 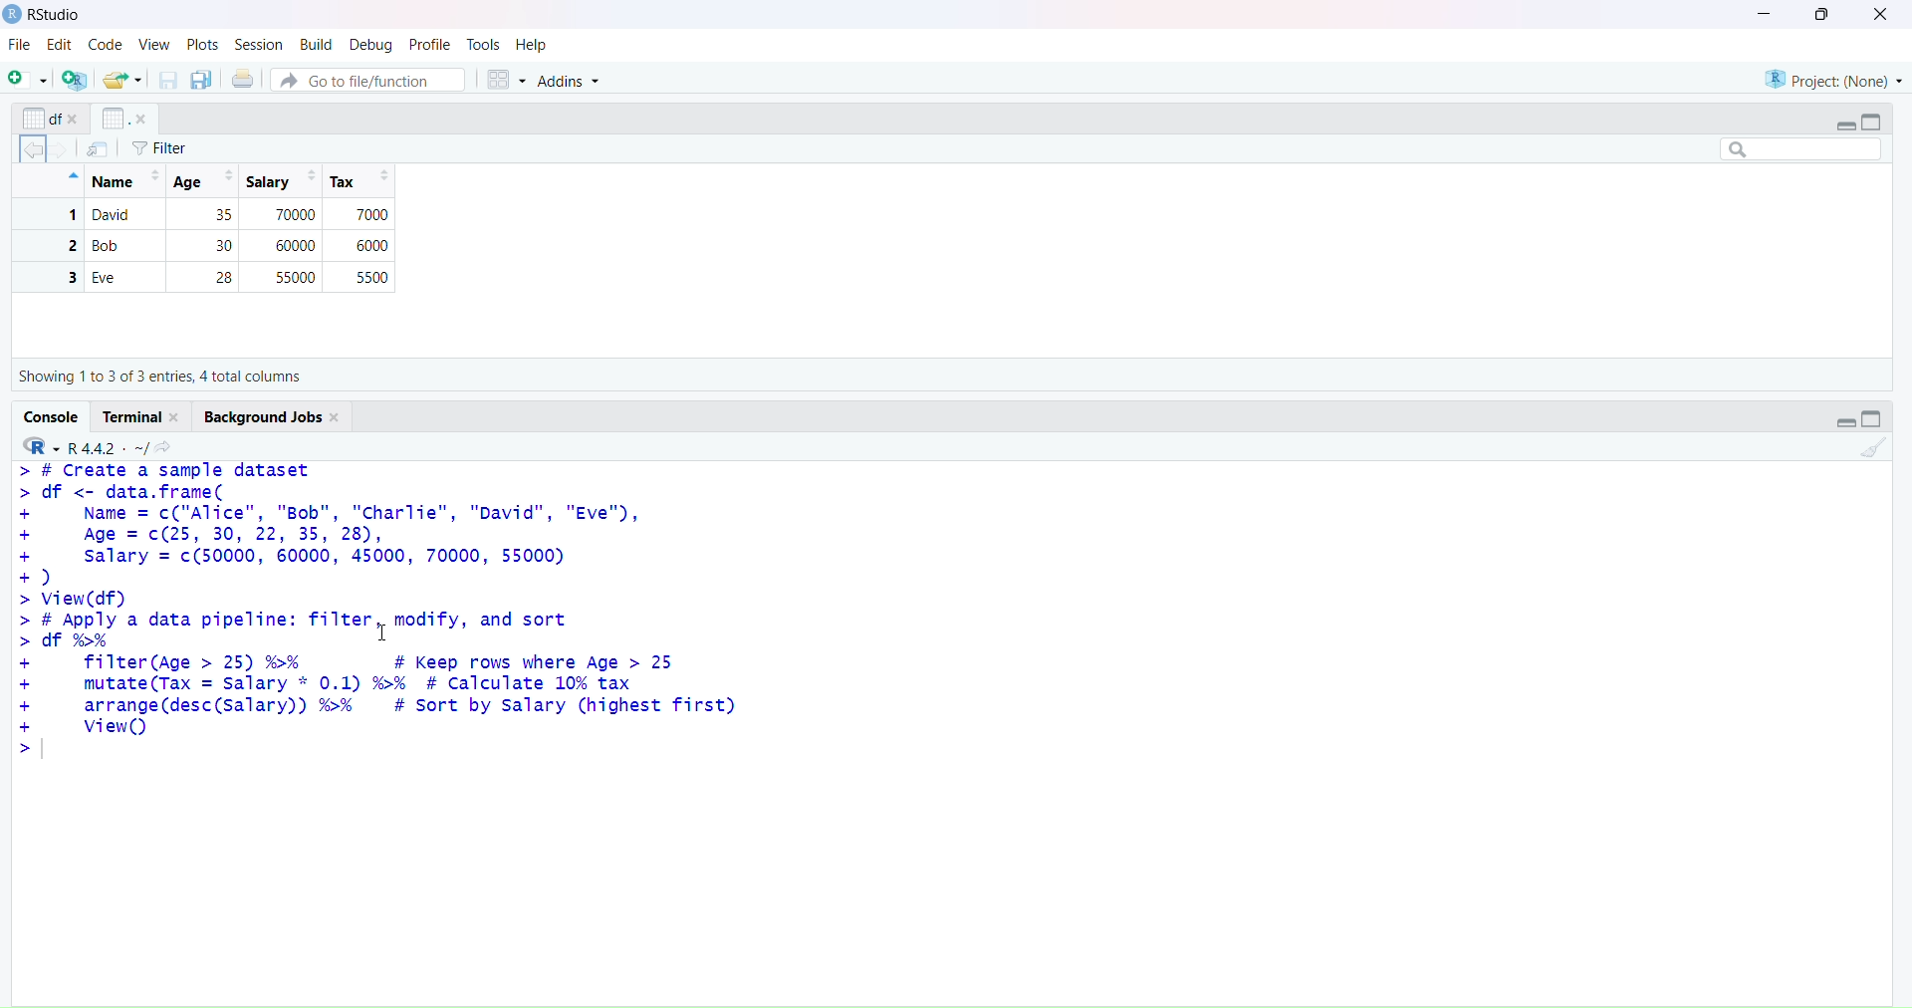 I want to click on print the current file, so click(x=243, y=78).